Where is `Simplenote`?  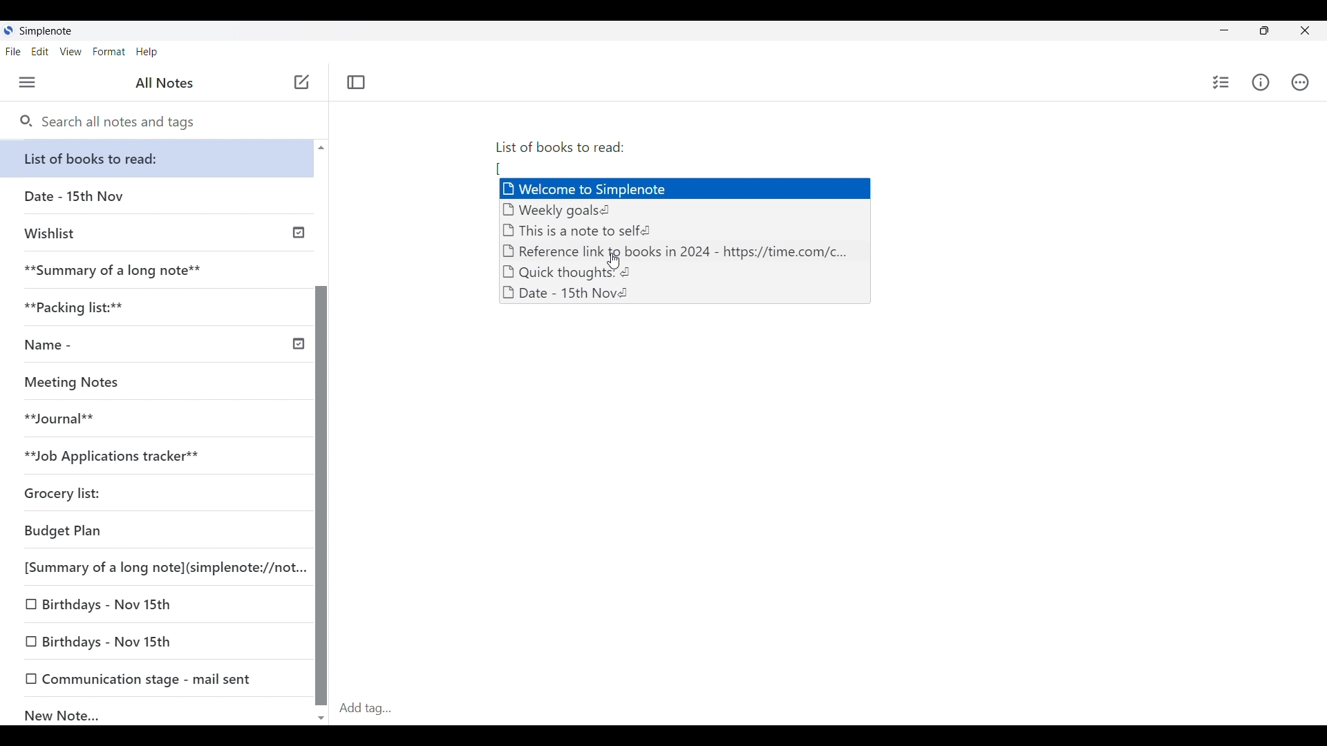 Simplenote is located at coordinates (44, 31).